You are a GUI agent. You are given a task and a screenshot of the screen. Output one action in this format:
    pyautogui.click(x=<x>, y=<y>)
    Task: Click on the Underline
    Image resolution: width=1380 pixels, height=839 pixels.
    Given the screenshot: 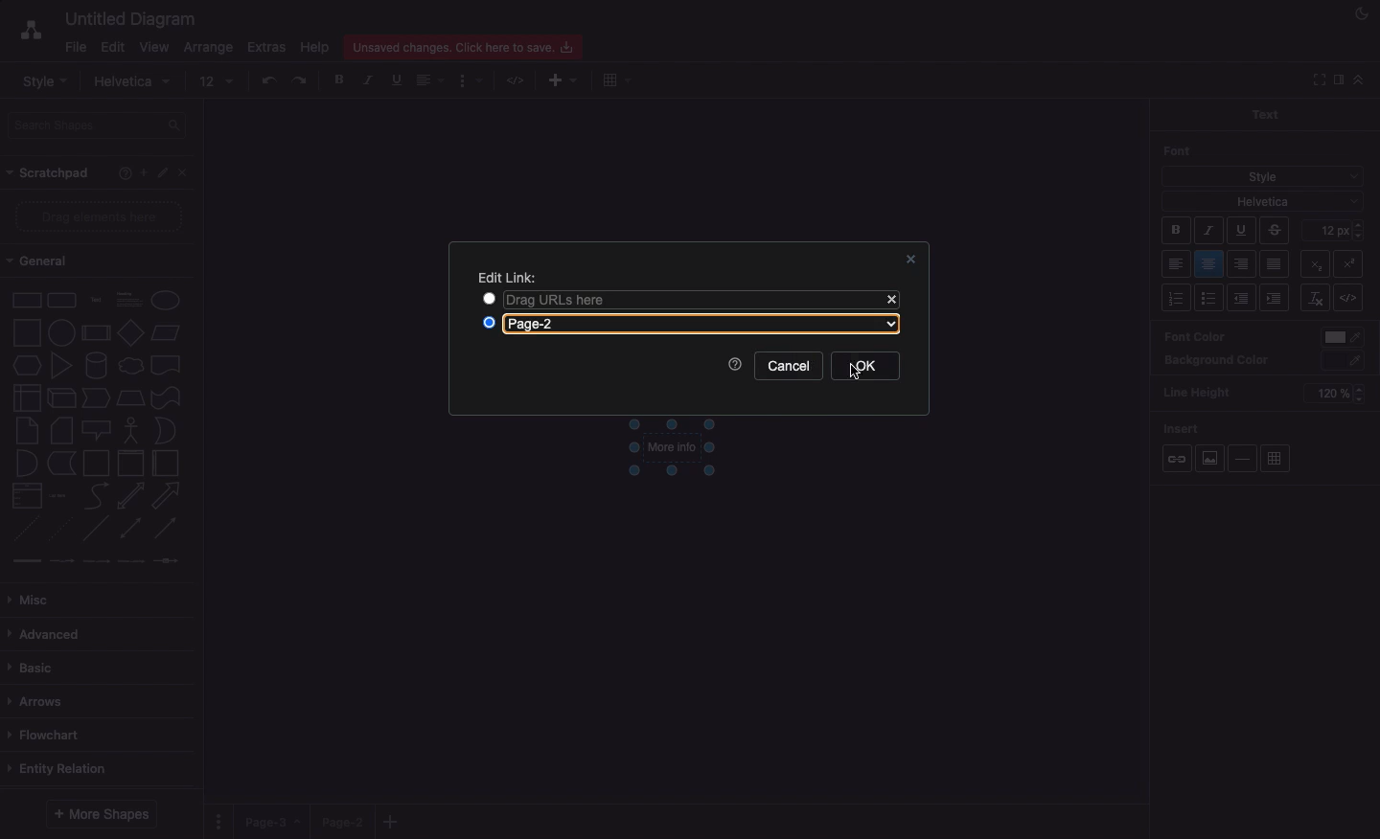 What is the action you would take?
    pyautogui.click(x=395, y=79)
    